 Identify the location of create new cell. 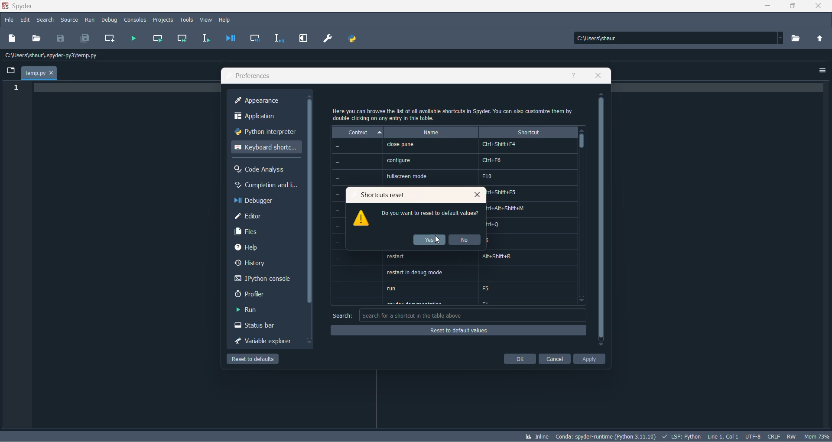
(110, 39).